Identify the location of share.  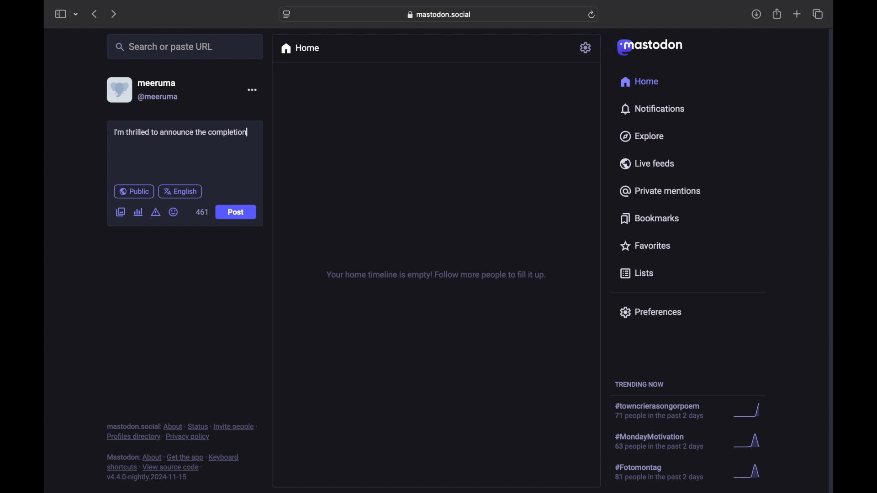
(777, 14).